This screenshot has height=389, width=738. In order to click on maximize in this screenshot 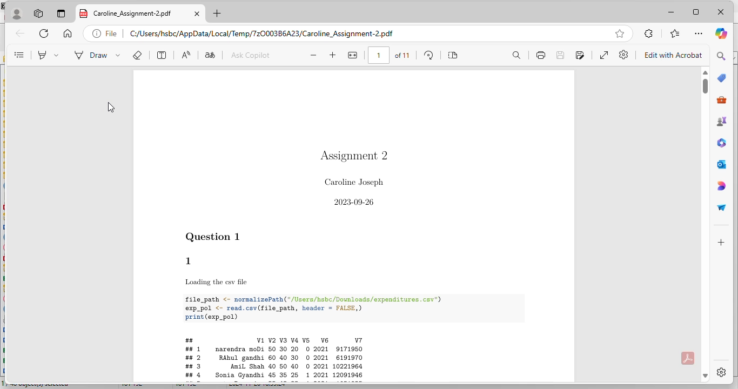, I will do `click(696, 12)`.